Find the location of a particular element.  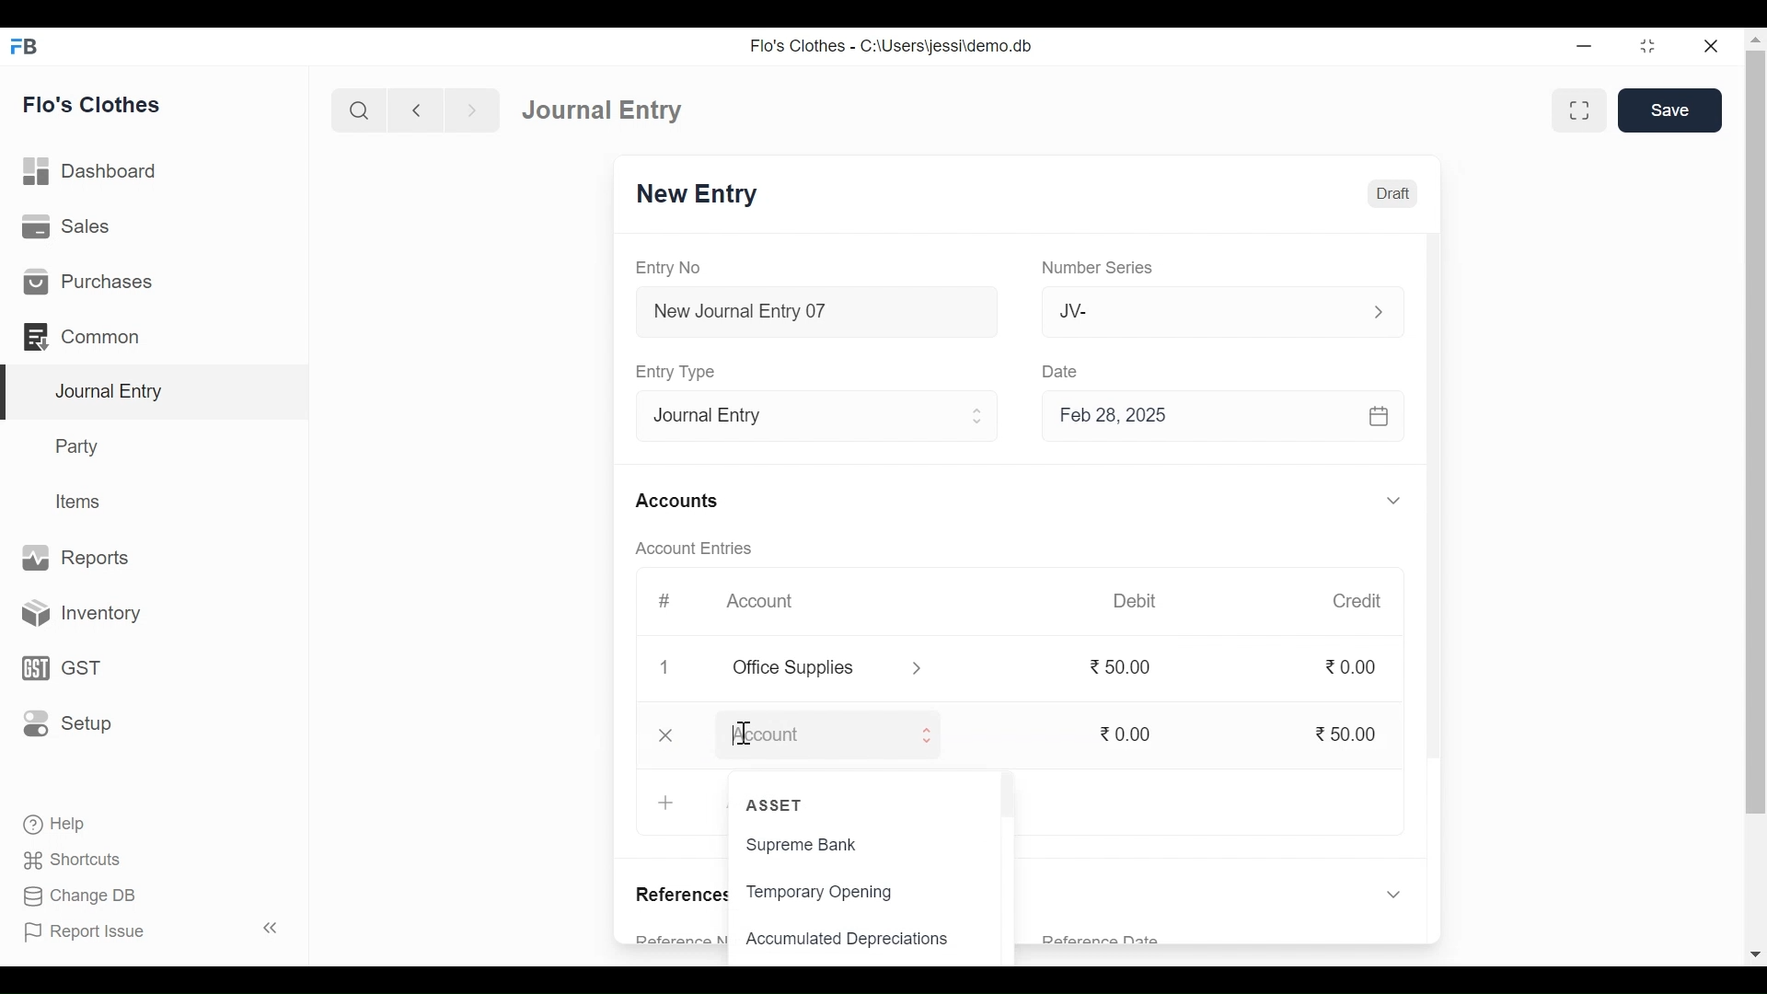

Entry No is located at coordinates (669, 267).